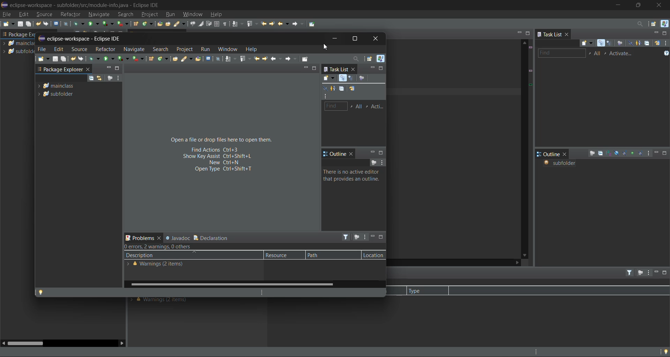  Describe the element at coordinates (549, 154) in the screenshot. I see `outline` at that location.